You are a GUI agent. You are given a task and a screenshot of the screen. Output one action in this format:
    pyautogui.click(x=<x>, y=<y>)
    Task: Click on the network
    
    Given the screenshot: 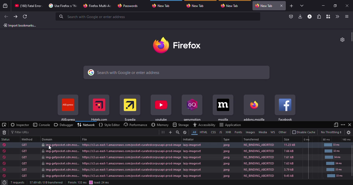 What is the action you would take?
    pyautogui.click(x=87, y=124)
    